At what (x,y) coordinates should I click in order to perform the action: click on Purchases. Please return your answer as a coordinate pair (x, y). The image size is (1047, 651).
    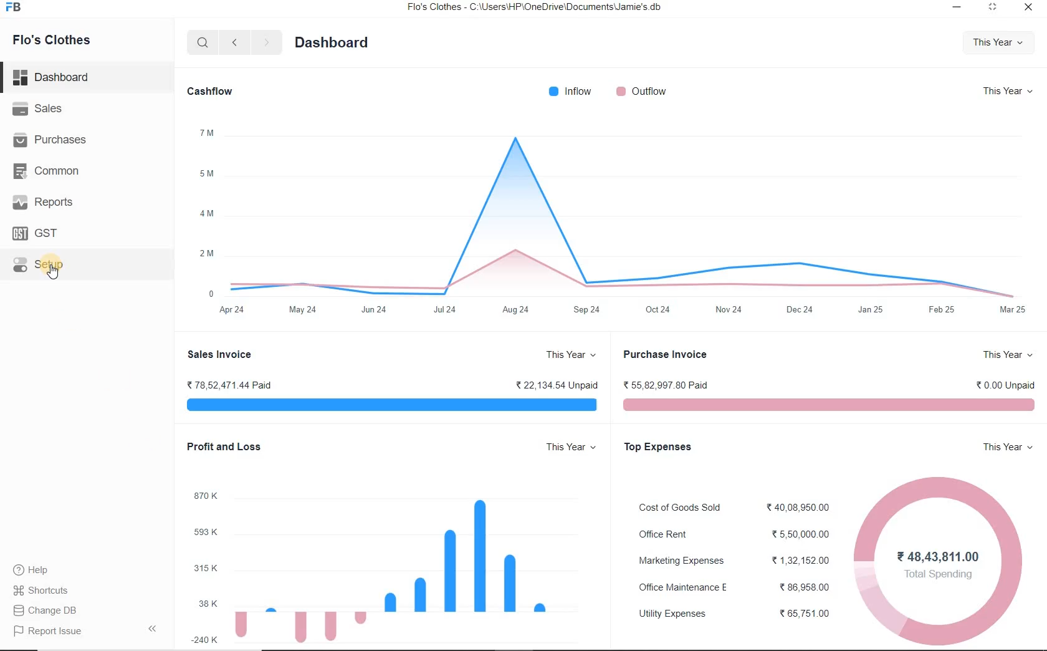
    Looking at the image, I should click on (56, 140).